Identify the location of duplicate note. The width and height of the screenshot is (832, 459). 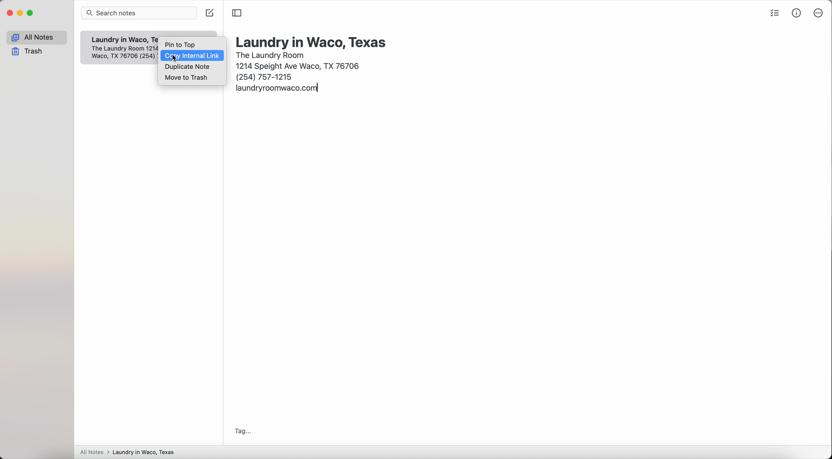
(188, 67).